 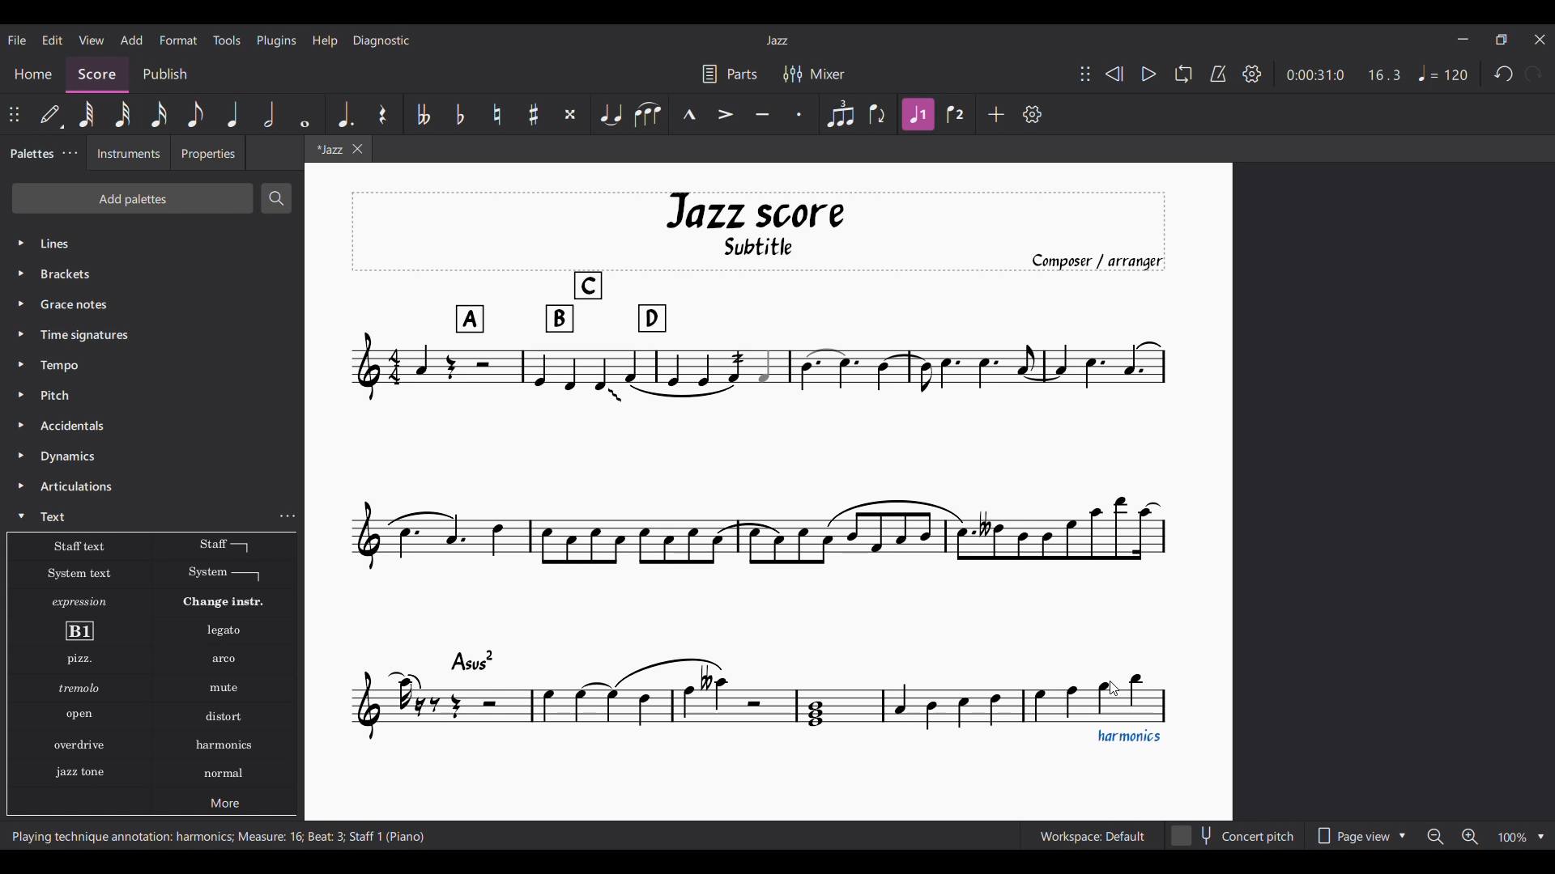 I want to click on Articulation, so click(x=79, y=487).